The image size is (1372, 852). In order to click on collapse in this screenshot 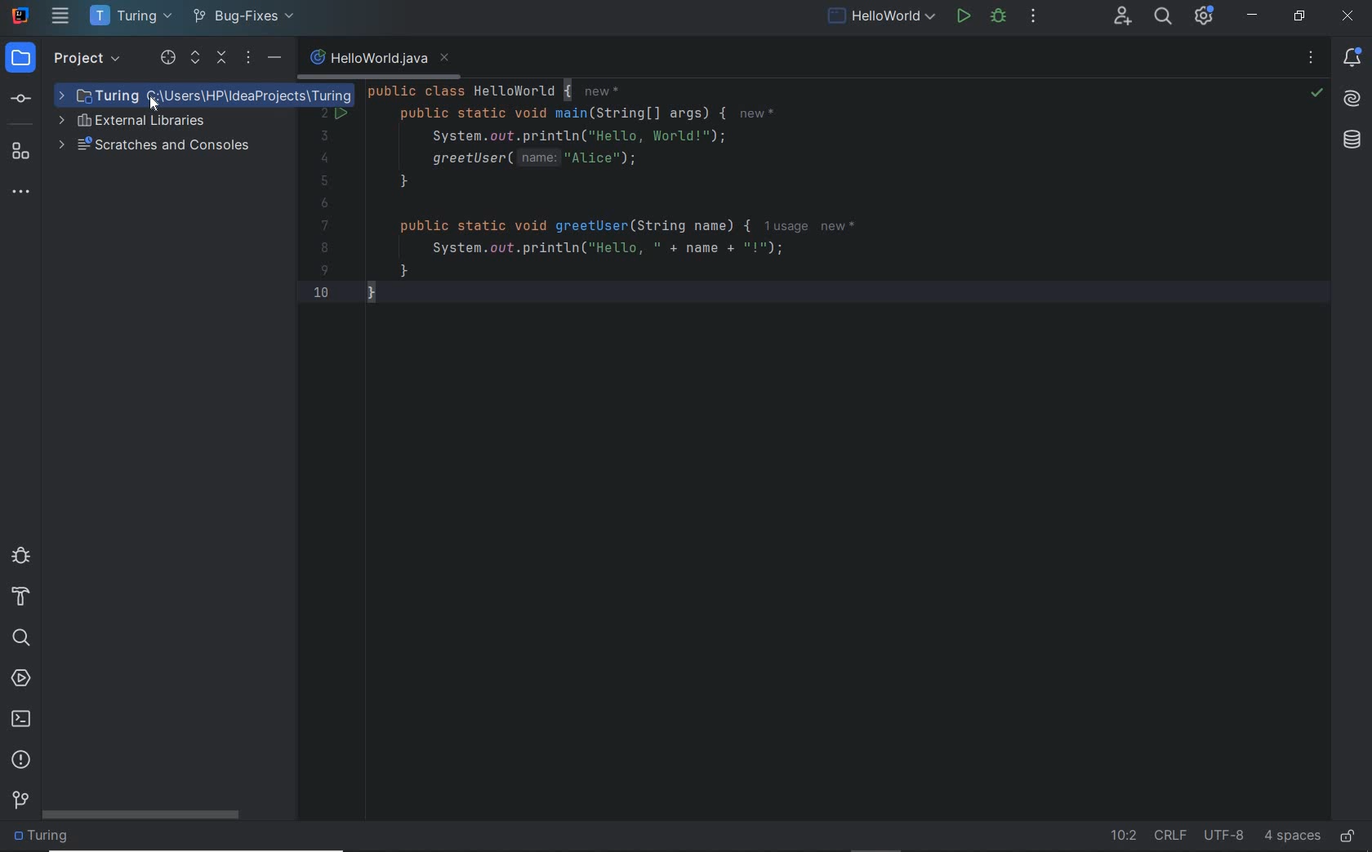, I will do `click(223, 60)`.